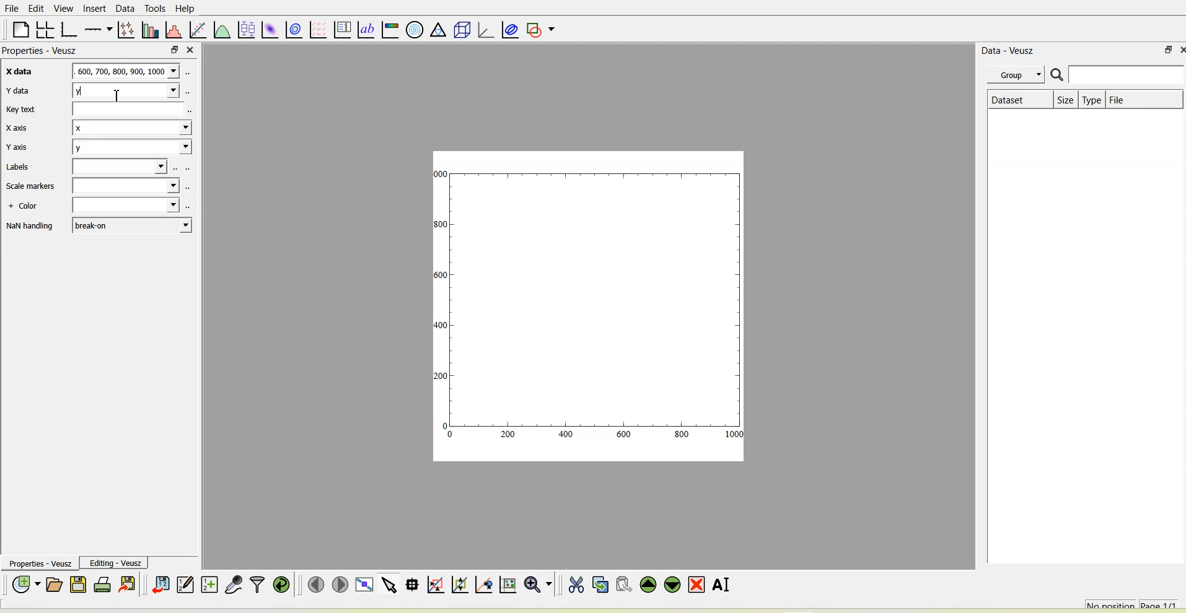 Image resolution: width=1186 pixels, height=613 pixels. I want to click on Click to zoom out of graph axes, so click(461, 586).